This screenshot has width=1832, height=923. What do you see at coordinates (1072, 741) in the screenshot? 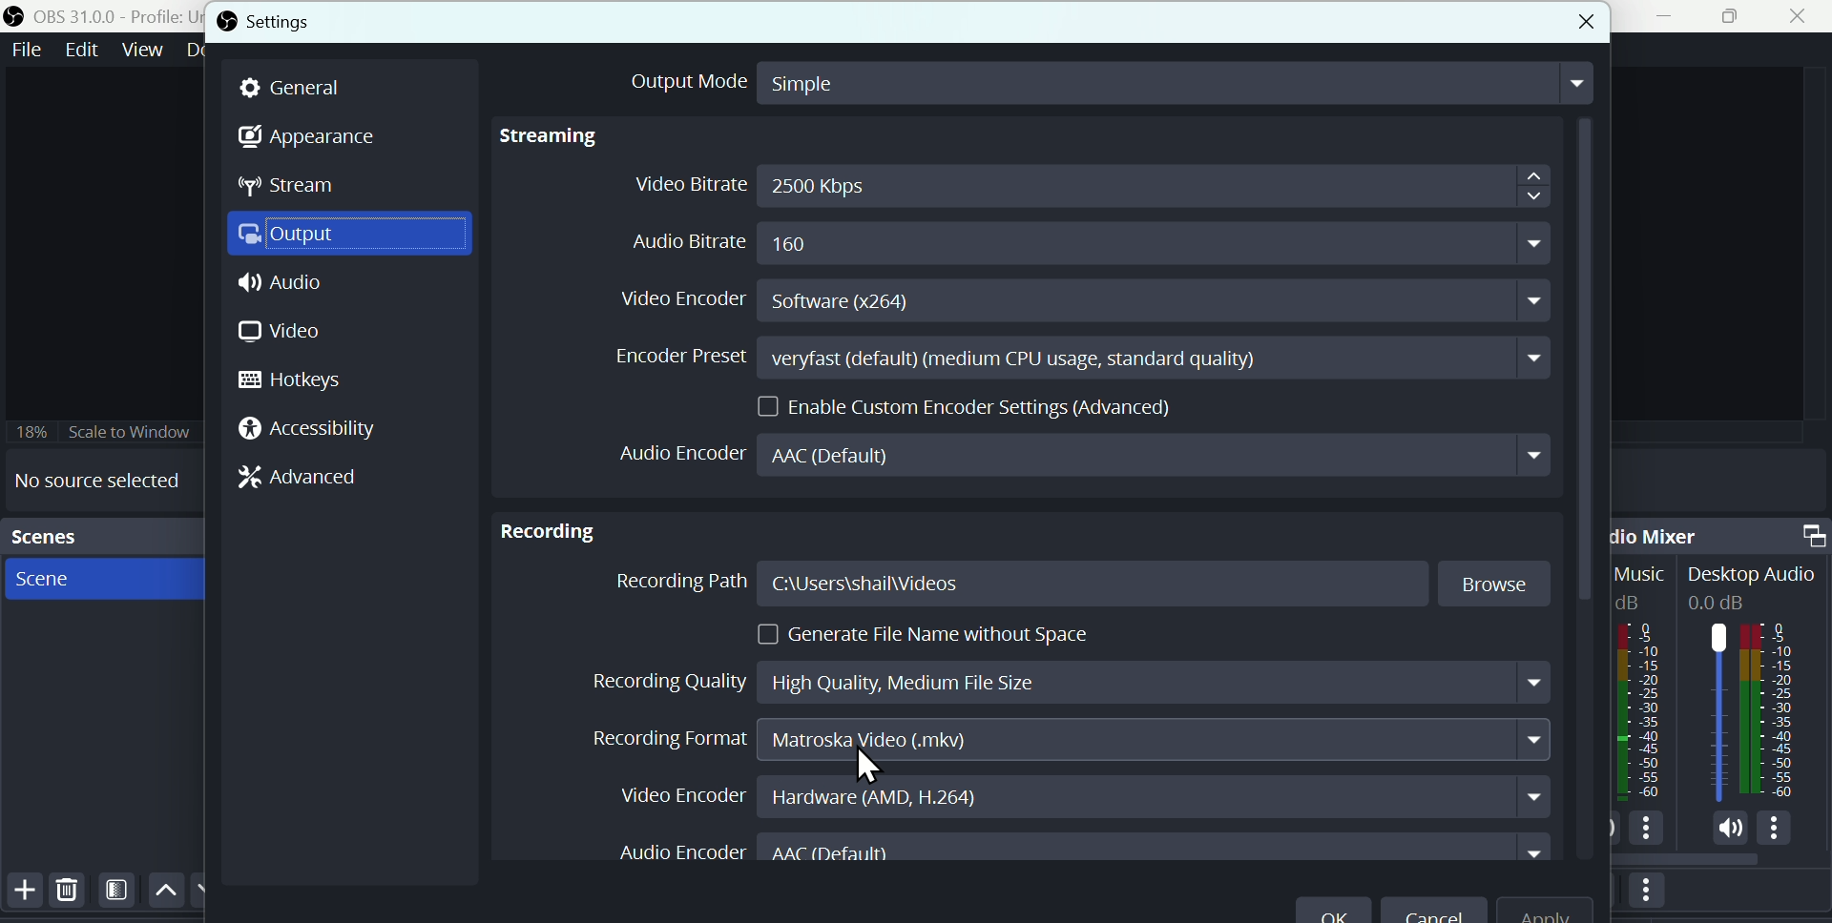
I see `Recording format` at bounding box center [1072, 741].